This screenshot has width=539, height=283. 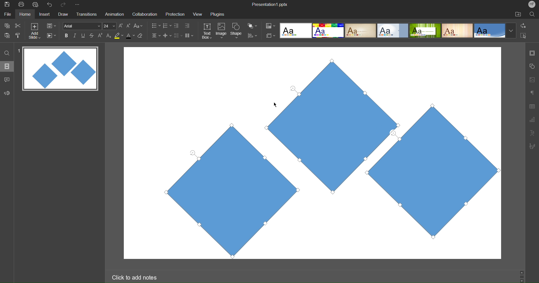 I want to click on Draw, so click(x=63, y=15).